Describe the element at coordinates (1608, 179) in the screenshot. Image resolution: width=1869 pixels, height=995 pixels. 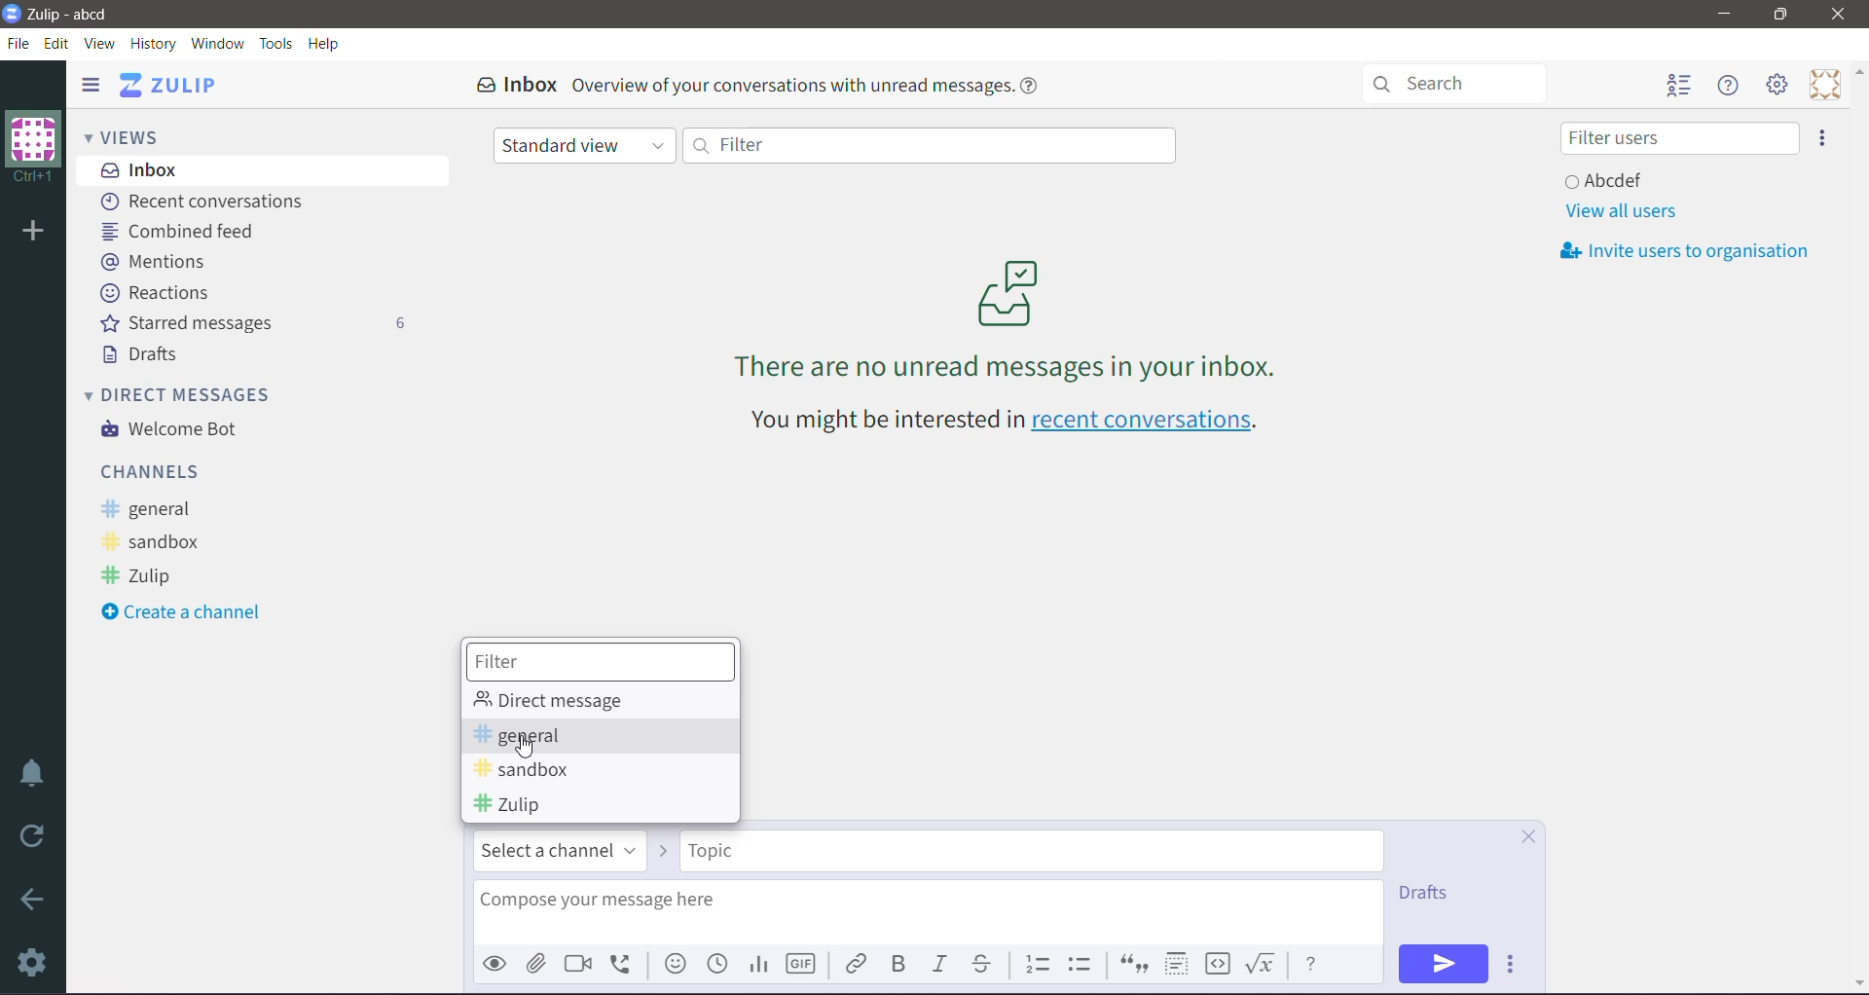
I see `User and Status` at that location.